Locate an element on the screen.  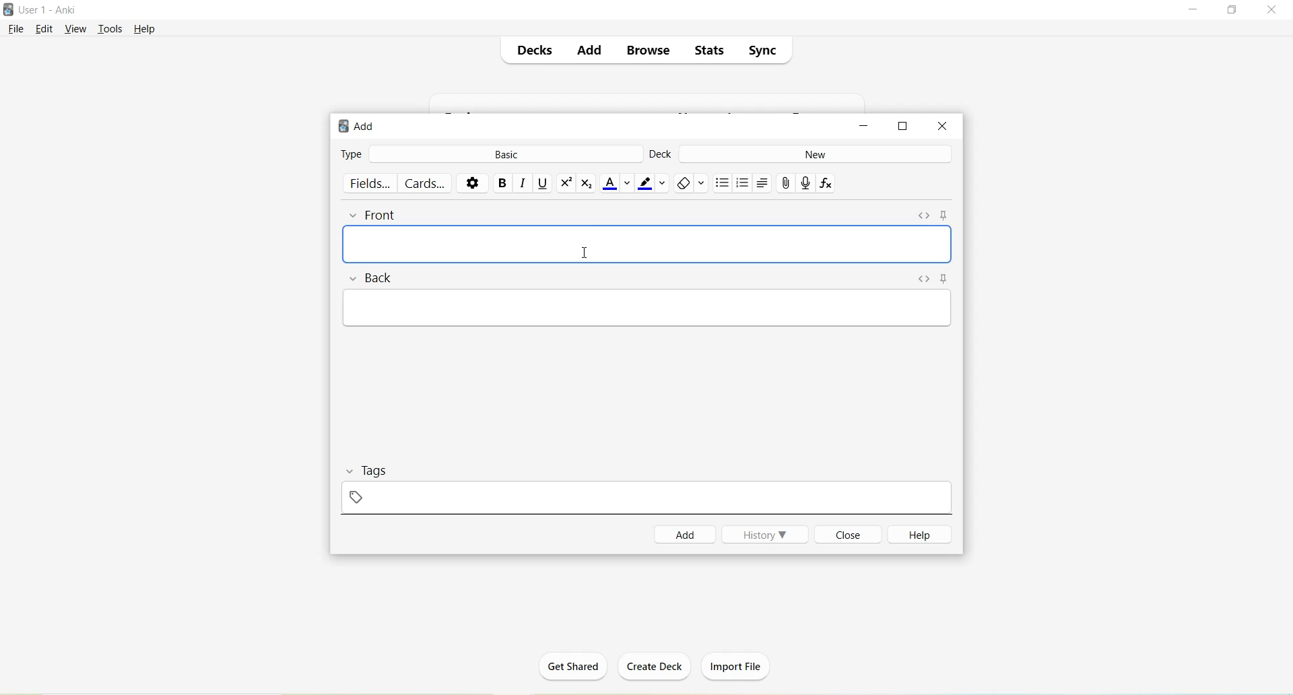
cursor is located at coordinates (584, 253).